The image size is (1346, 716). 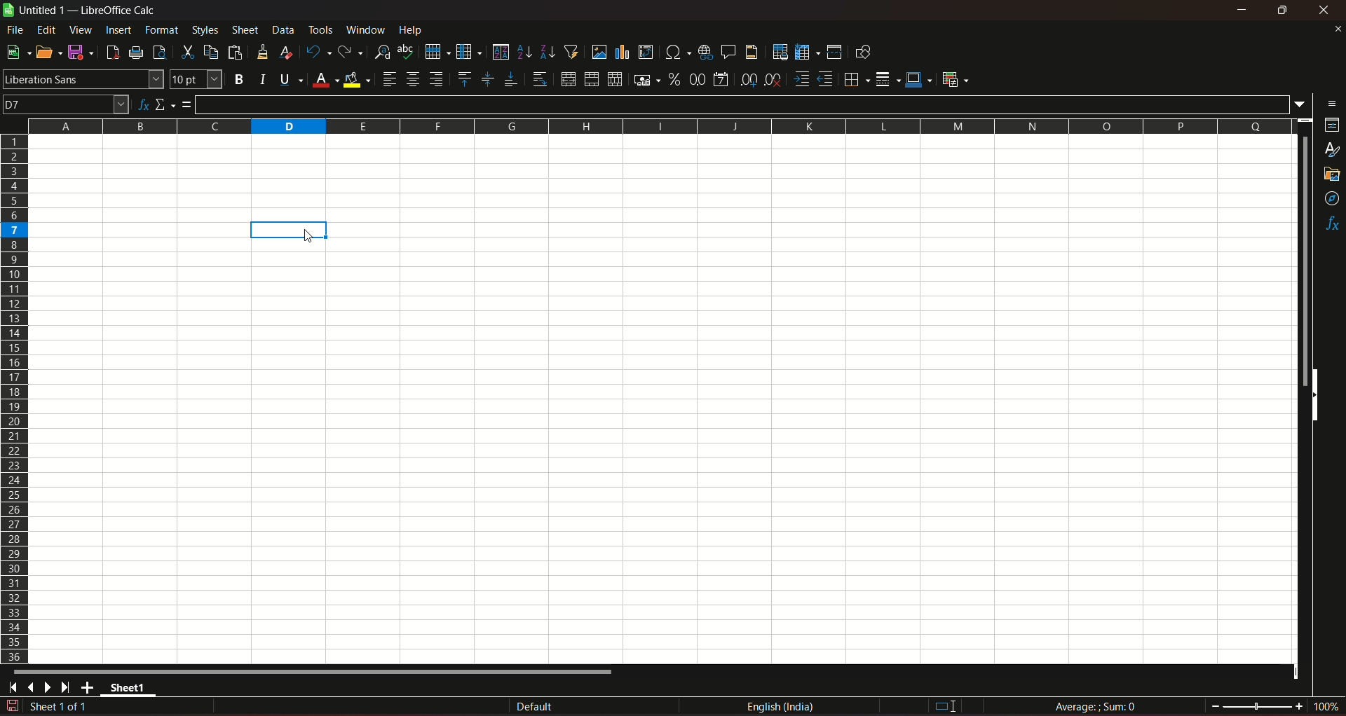 What do you see at coordinates (599, 52) in the screenshot?
I see `insert image` at bounding box center [599, 52].